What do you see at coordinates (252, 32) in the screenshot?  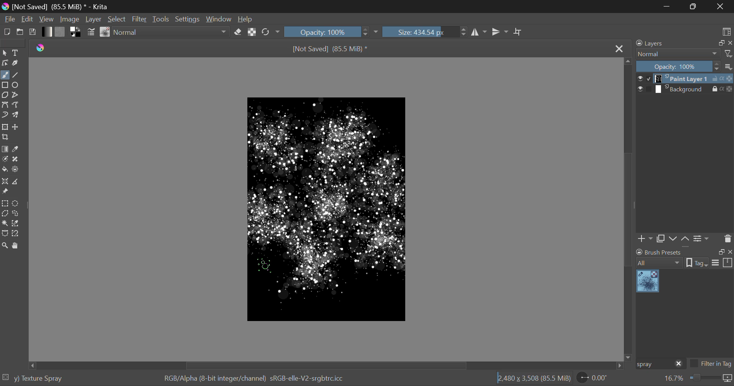 I see `Lock Alpha` at bounding box center [252, 32].